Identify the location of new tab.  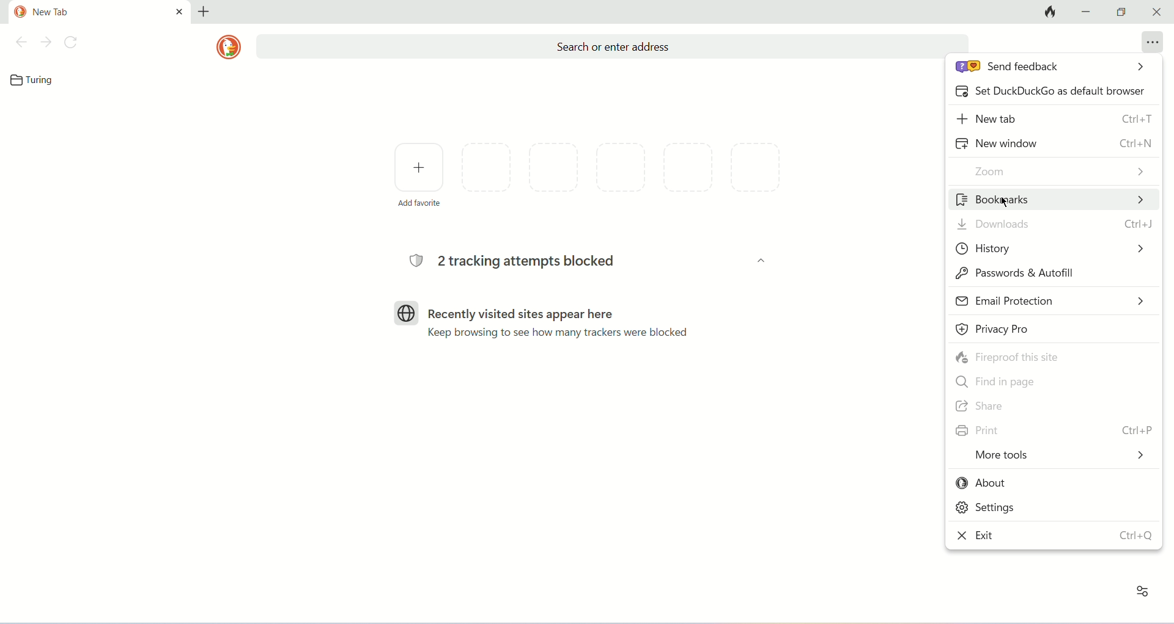
(1055, 120).